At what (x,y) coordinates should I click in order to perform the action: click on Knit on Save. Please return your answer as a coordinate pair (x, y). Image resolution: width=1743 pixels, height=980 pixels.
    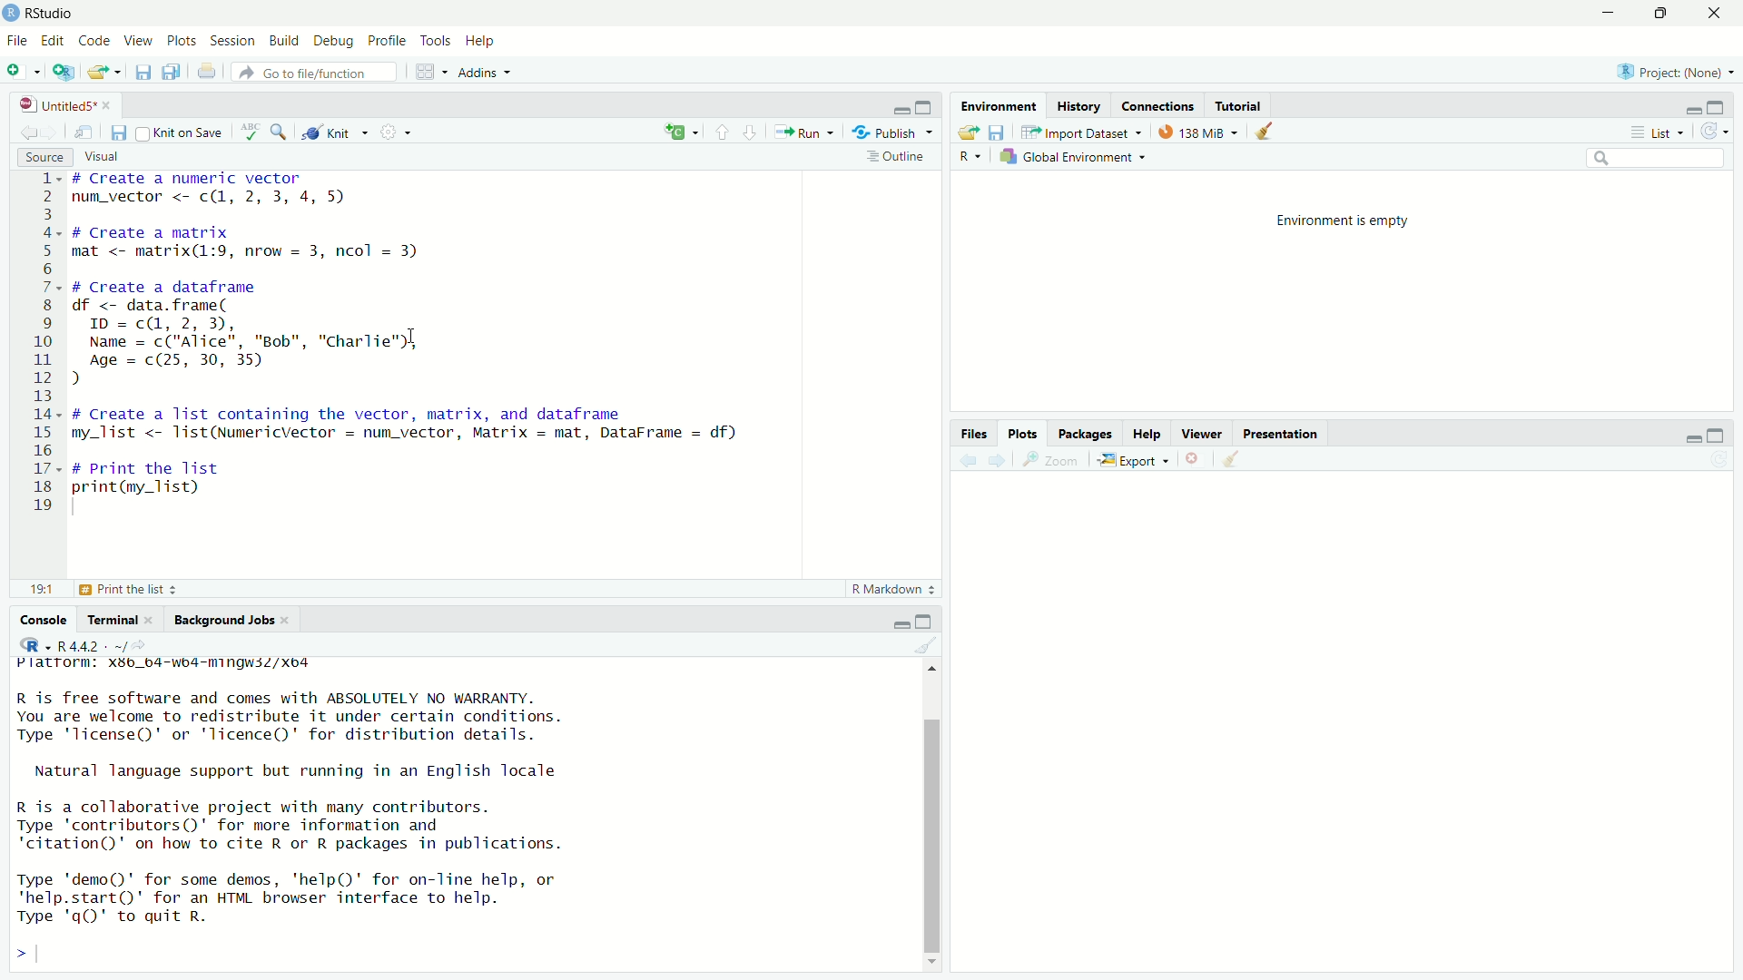
    Looking at the image, I should click on (177, 132).